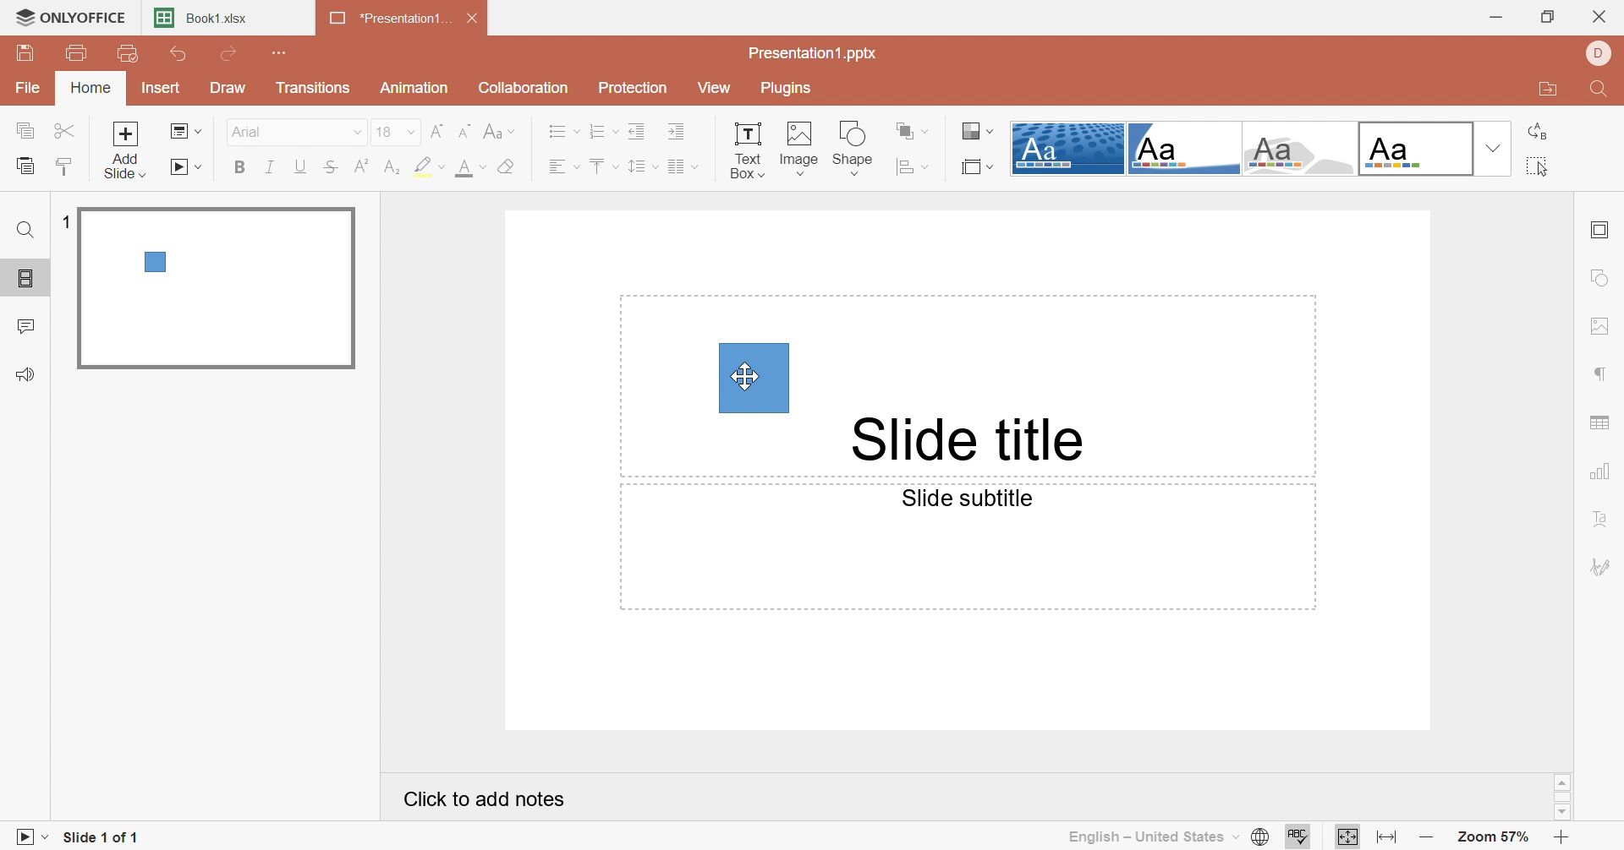 The width and height of the screenshot is (1624, 850). Describe the element at coordinates (1149, 838) in the screenshot. I see `English - United States` at that location.